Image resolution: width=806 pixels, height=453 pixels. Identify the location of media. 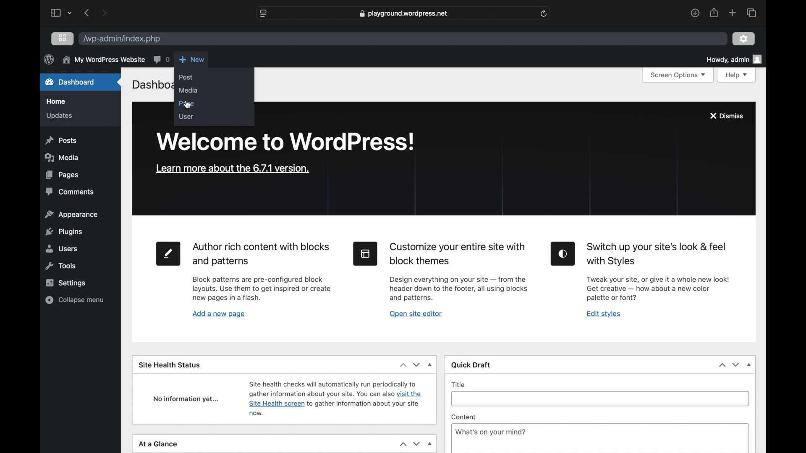
(62, 158).